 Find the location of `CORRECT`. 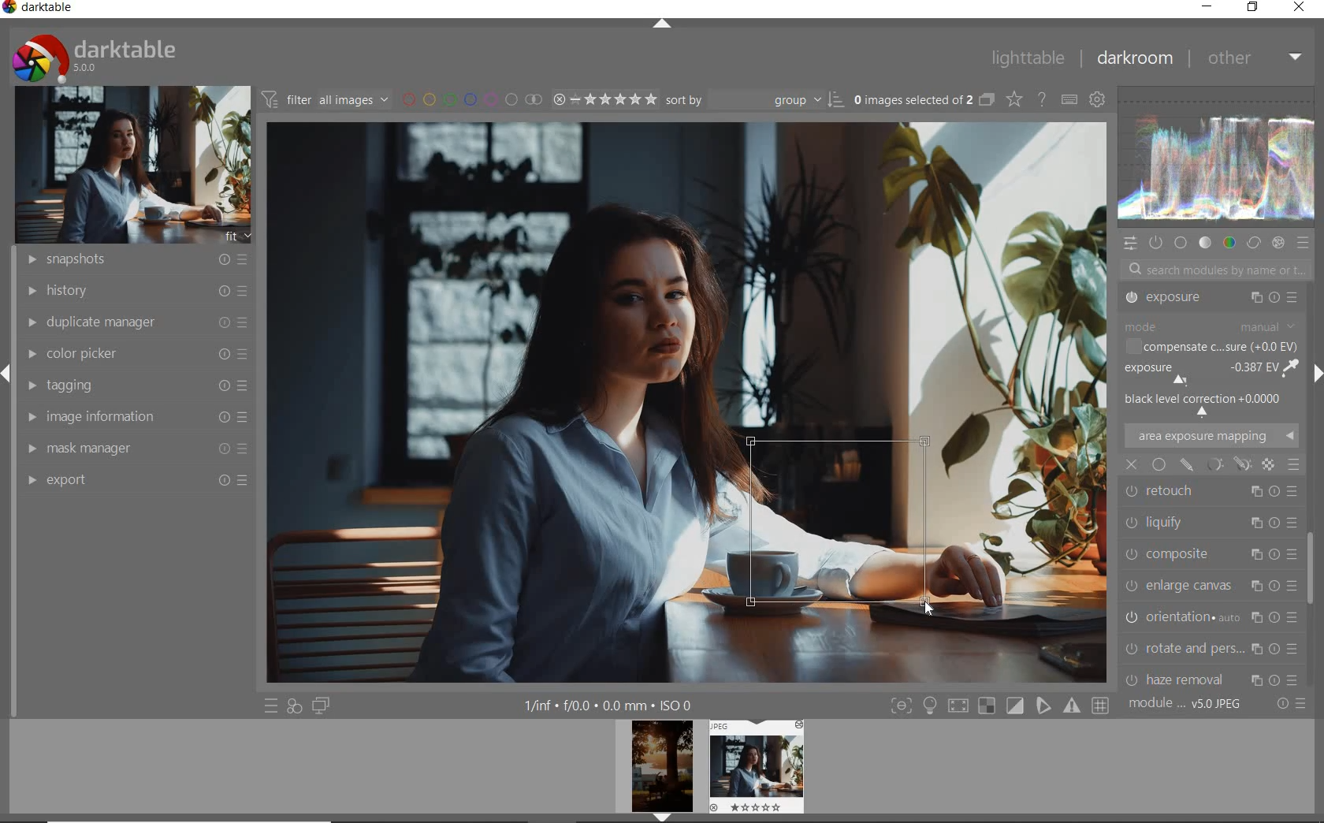

CORRECT is located at coordinates (1253, 241).